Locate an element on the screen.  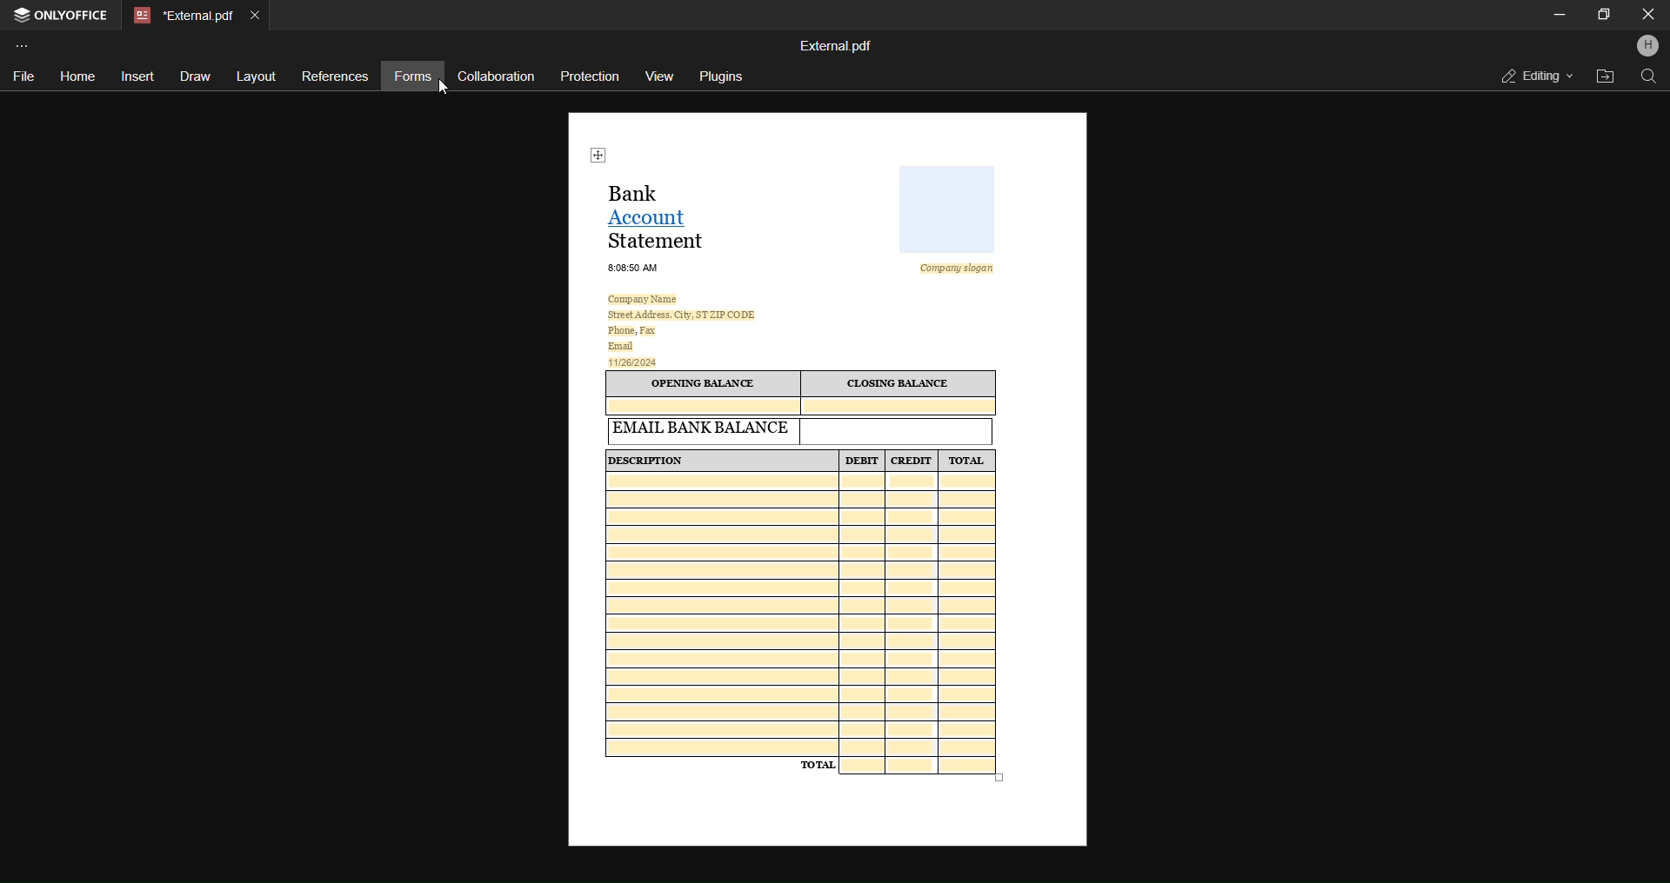
cursor is located at coordinates (451, 102).